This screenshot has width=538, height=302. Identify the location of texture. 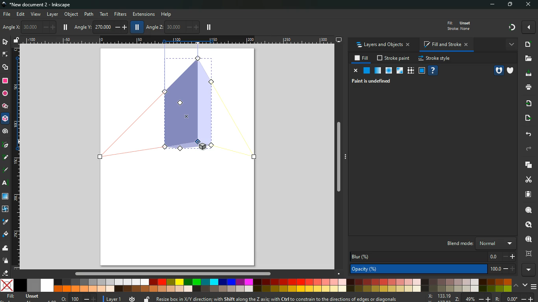
(410, 72).